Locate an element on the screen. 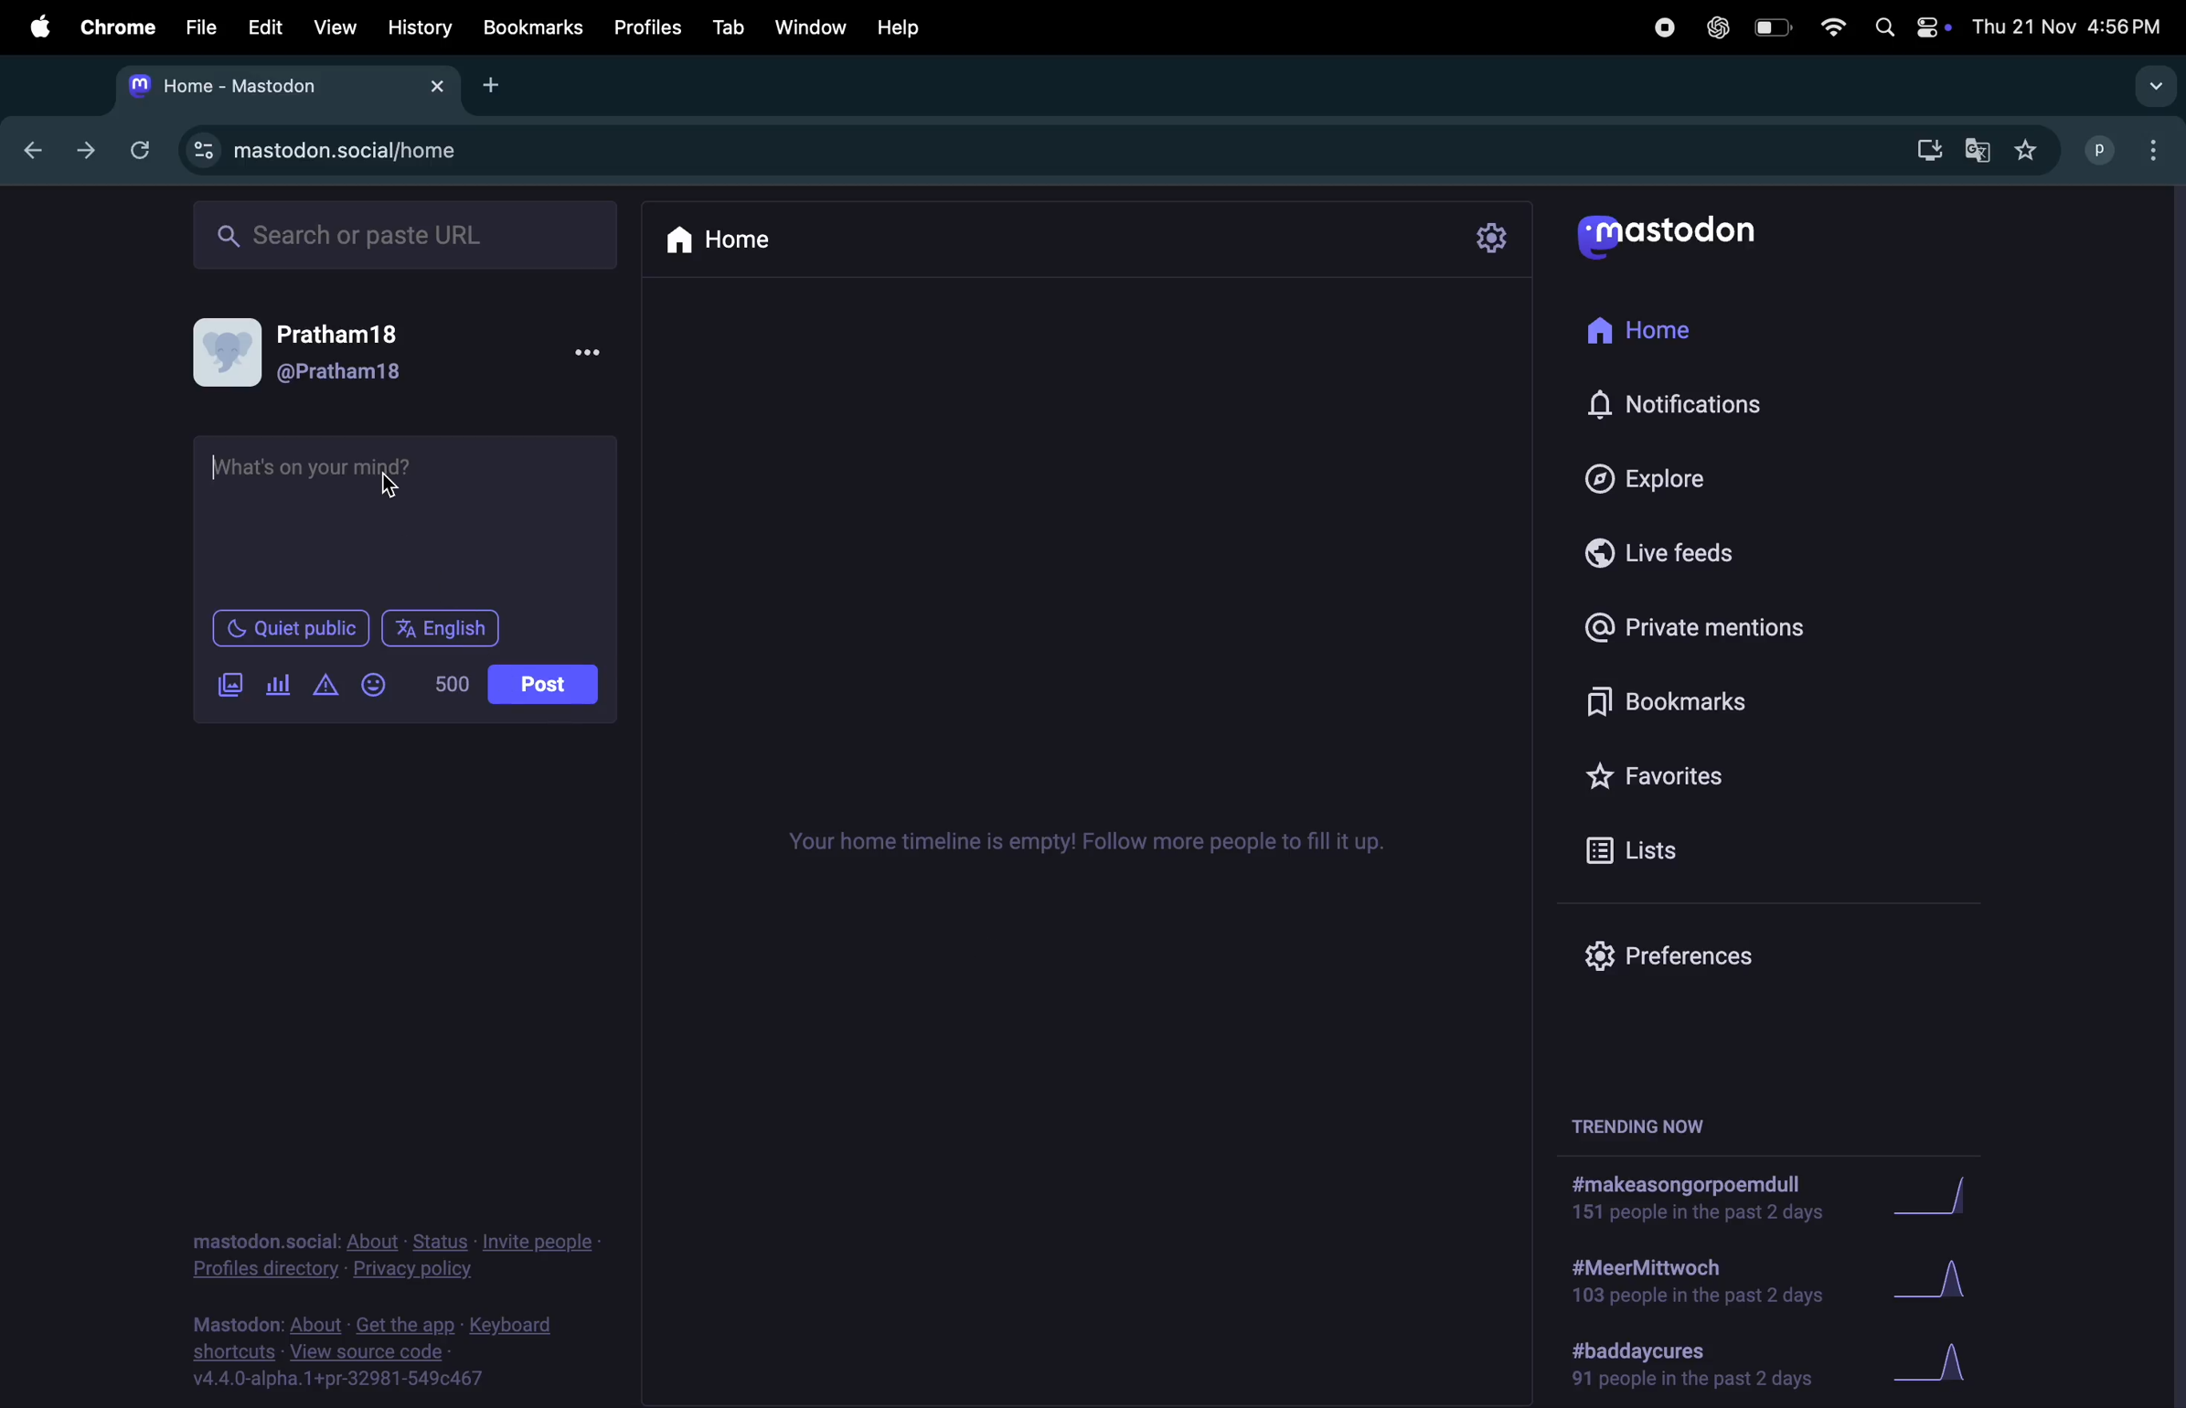 The height and width of the screenshot is (1408, 2186). profiles is located at coordinates (644, 27).